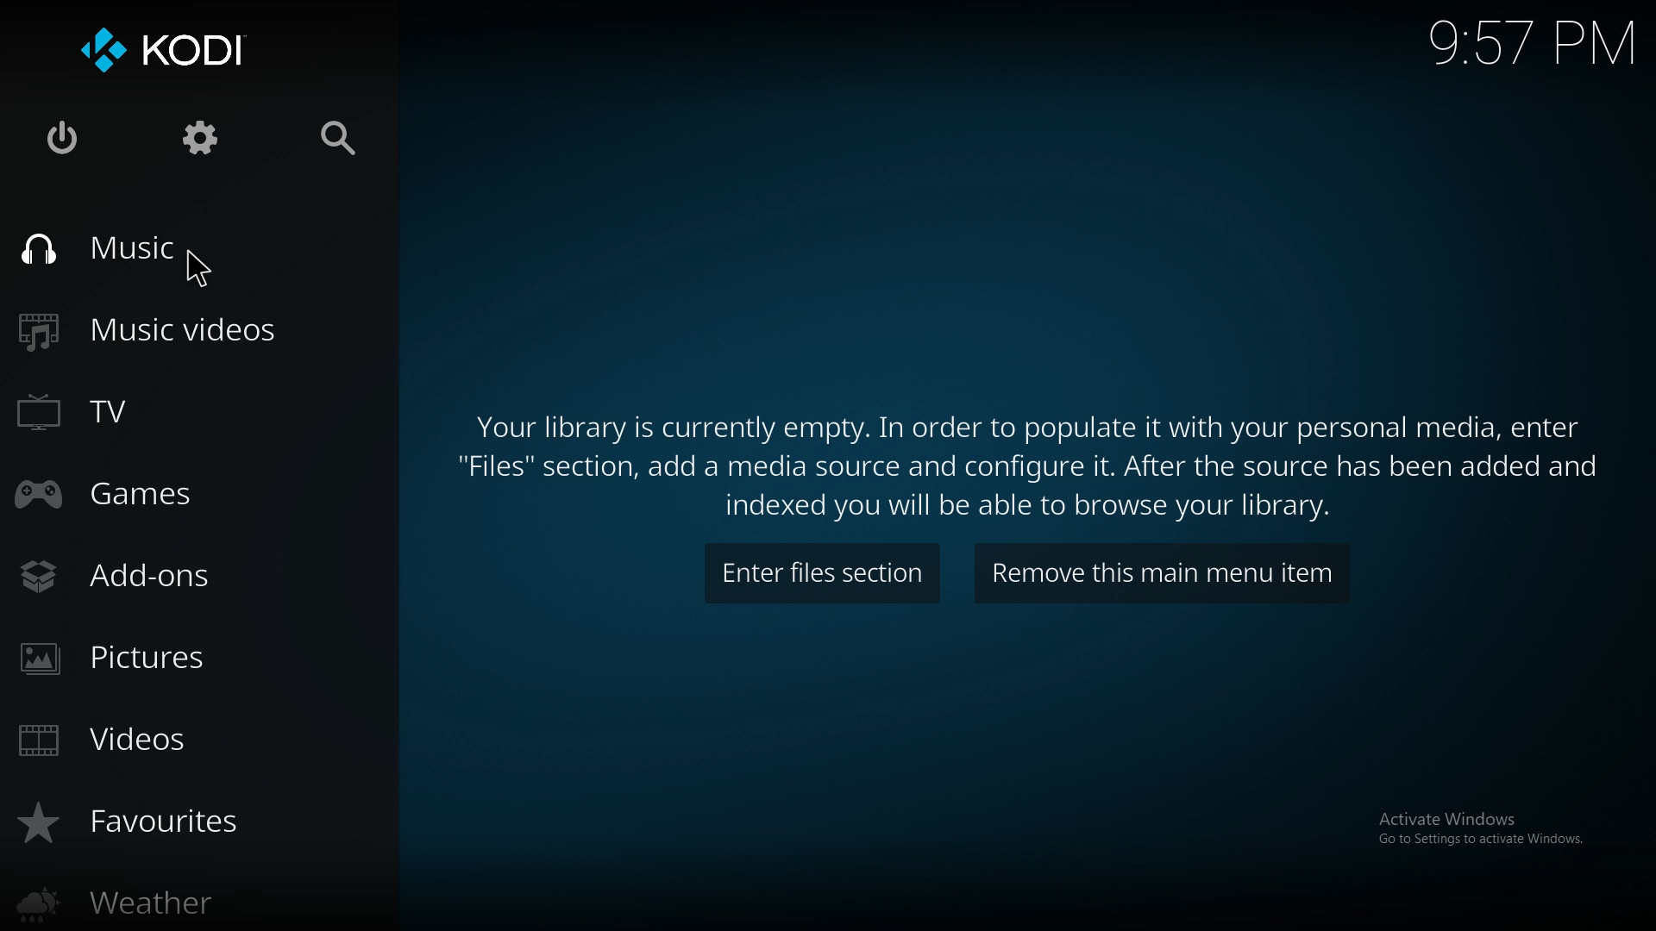 The width and height of the screenshot is (1656, 931). What do you see at coordinates (179, 826) in the screenshot?
I see `favourites` at bounding box center [179, 826].